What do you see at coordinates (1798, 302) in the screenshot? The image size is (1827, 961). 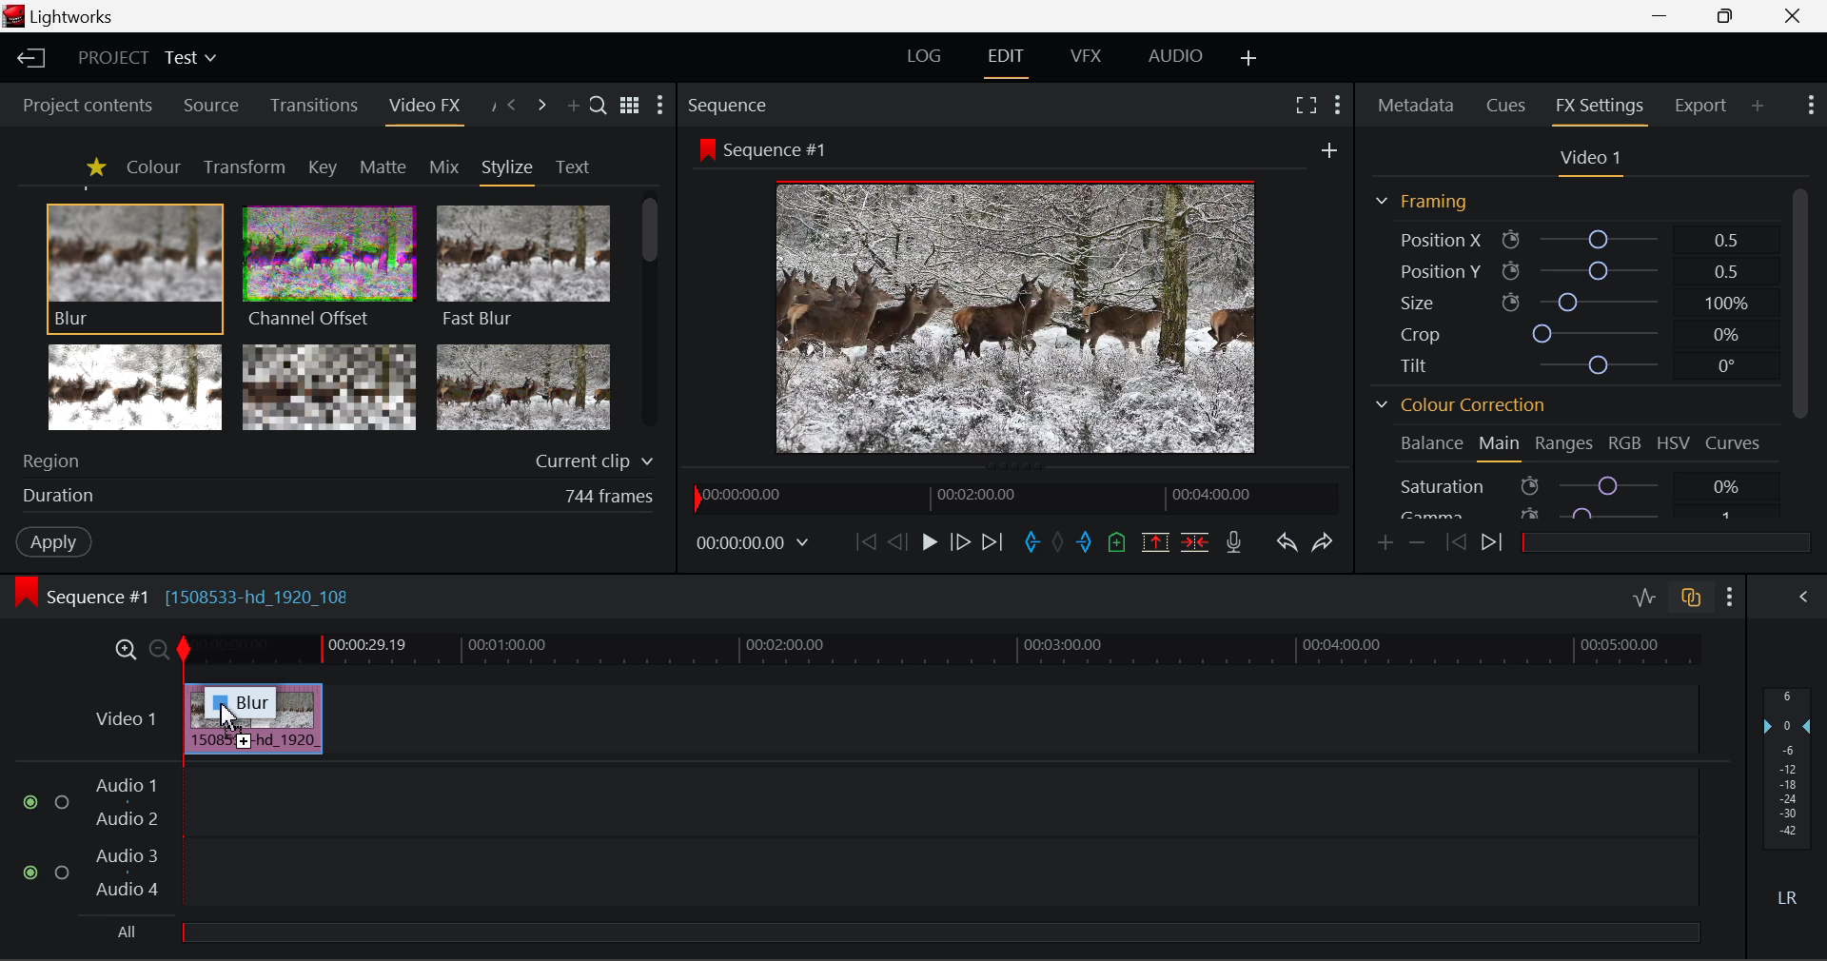 I see `Scroll Bar` at bounding box center [1798, 302].